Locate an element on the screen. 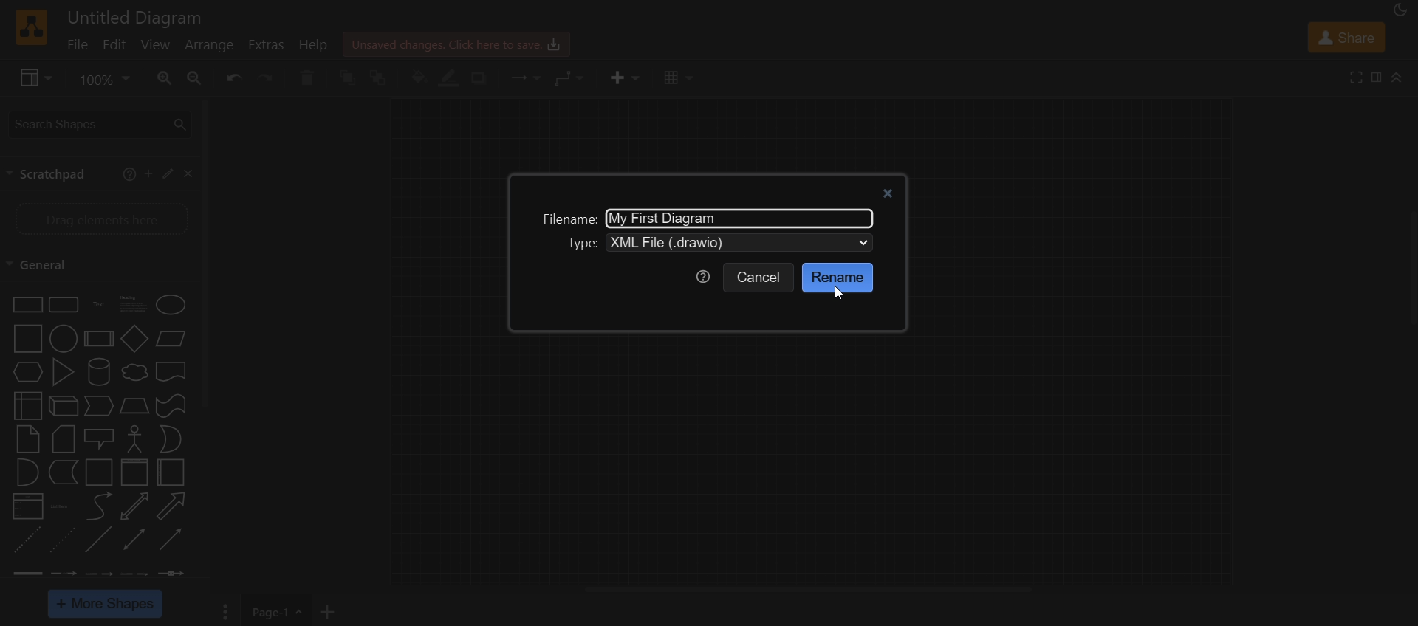 This screenshot has width=1418, height=626. edit is located at coordinates (114, 46).